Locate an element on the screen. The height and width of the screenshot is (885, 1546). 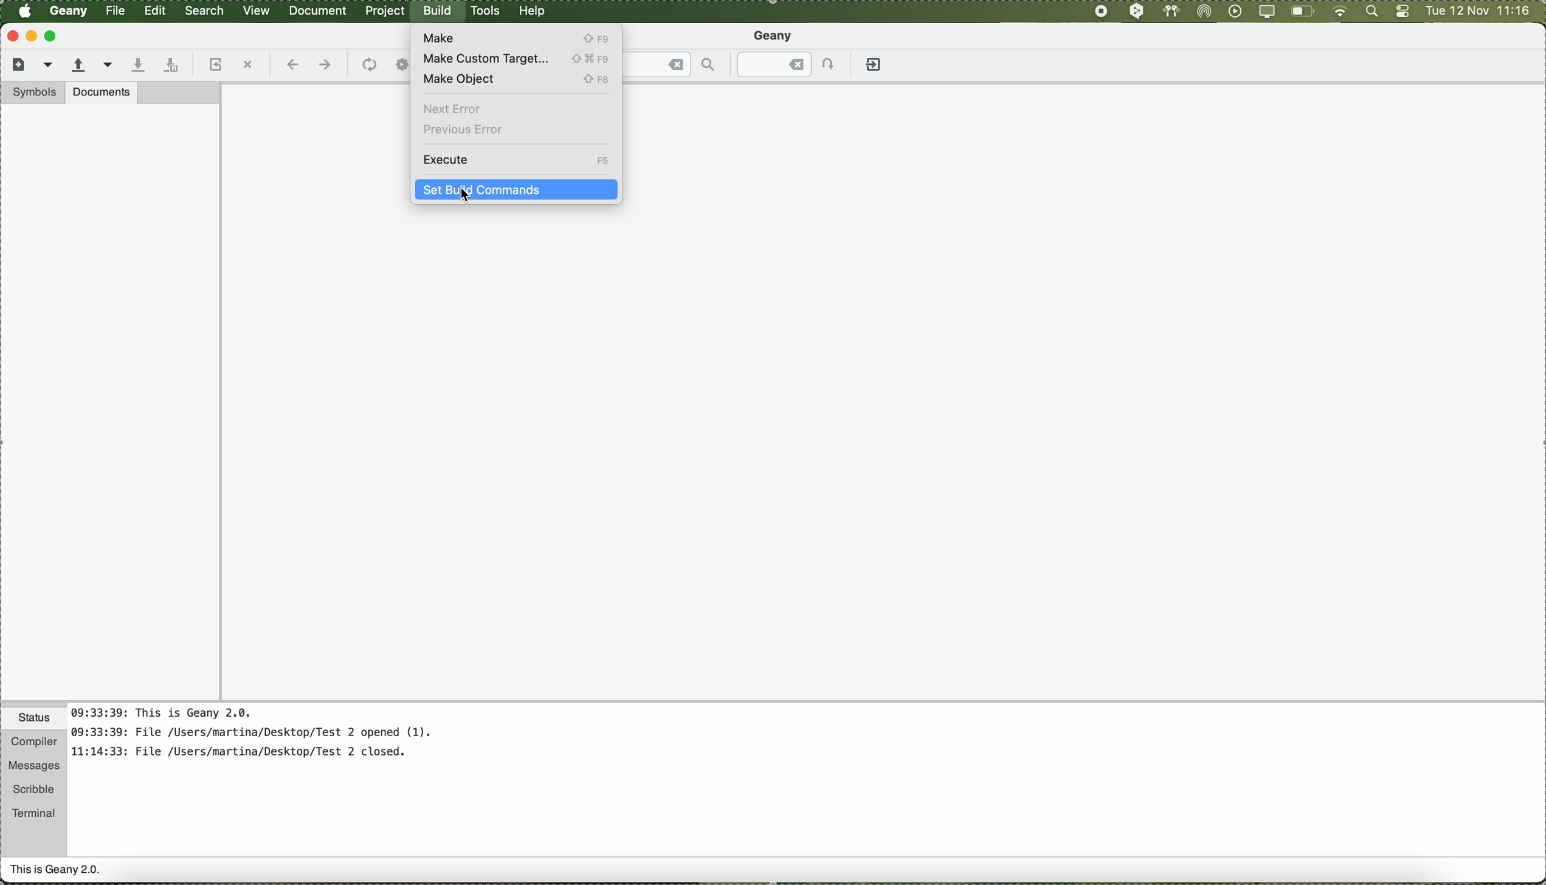
compiler is located at coordinates (33, 743).